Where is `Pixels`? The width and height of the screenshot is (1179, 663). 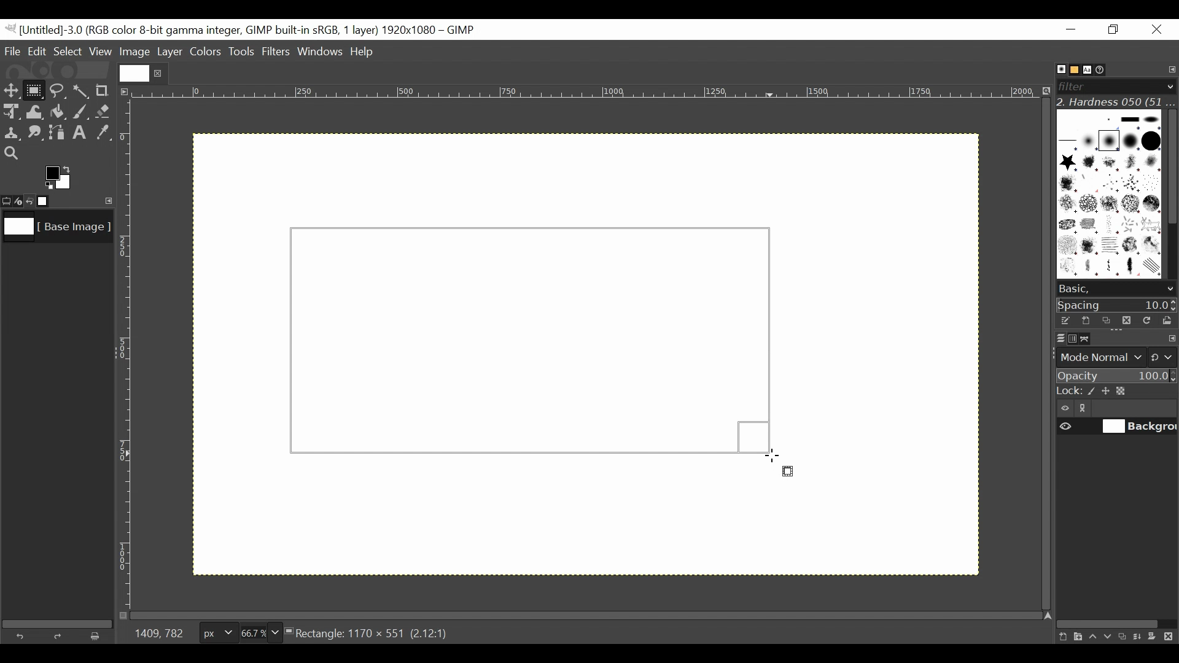 Pixels is located at coordinates (216, 630).